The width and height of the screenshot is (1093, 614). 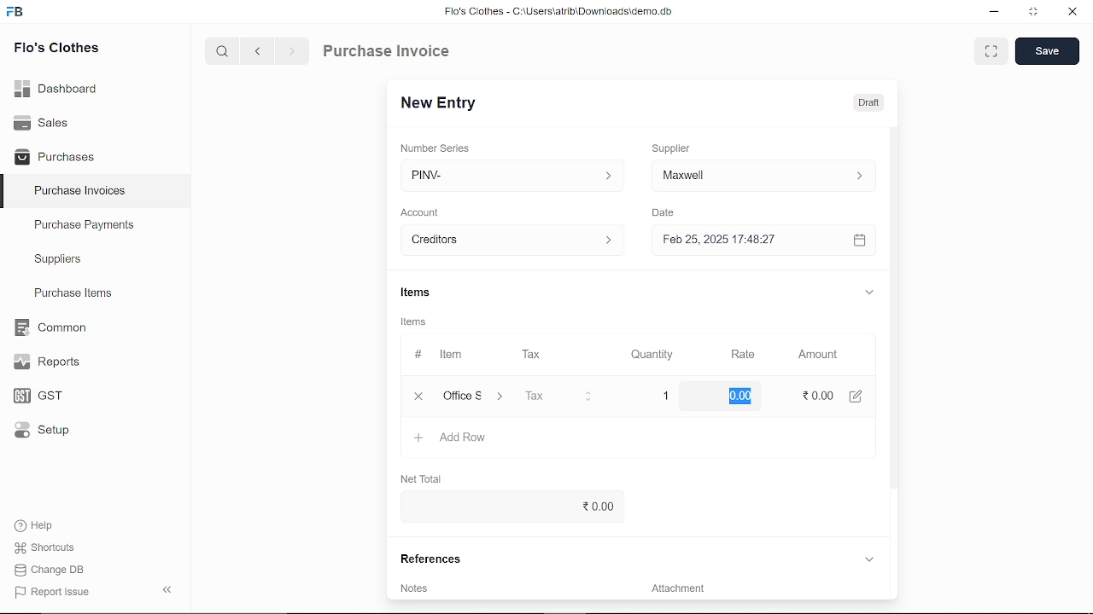 I want to click on Change DB, so click(x=50, y=571).